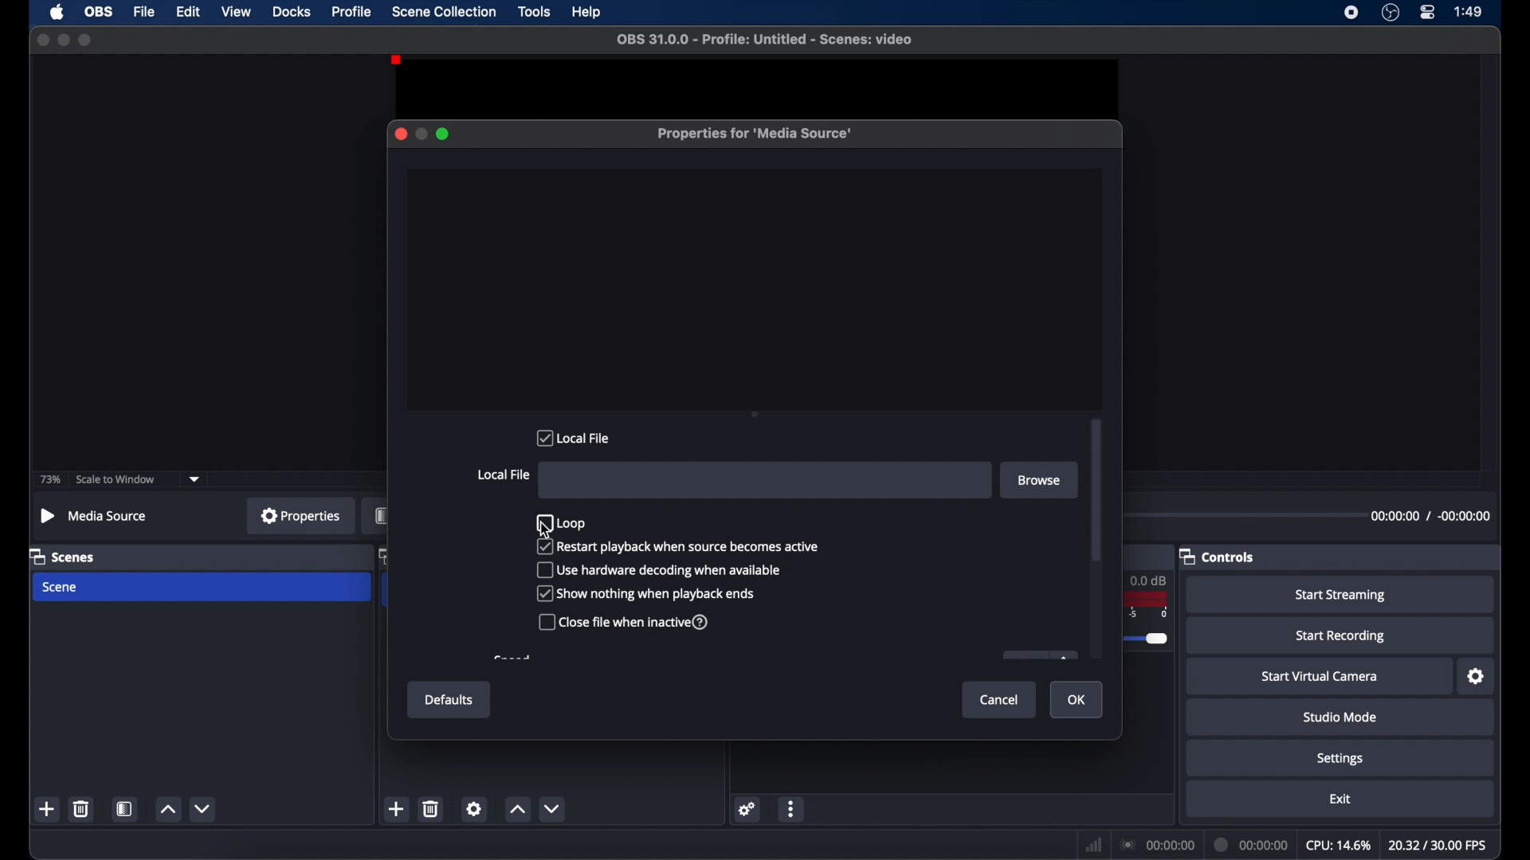 The image size is (1530, 860). I want to click on studio mode, so click(1342, 717).